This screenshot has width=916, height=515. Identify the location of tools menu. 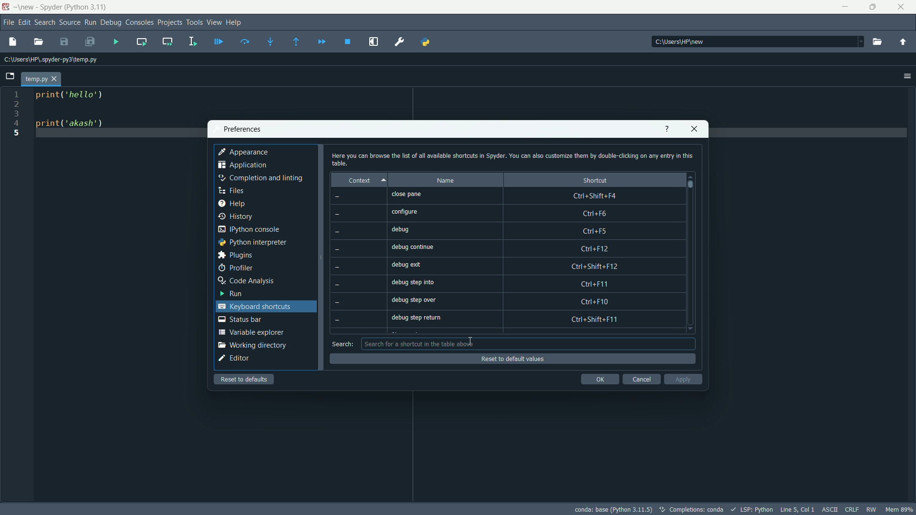
(195, 23).